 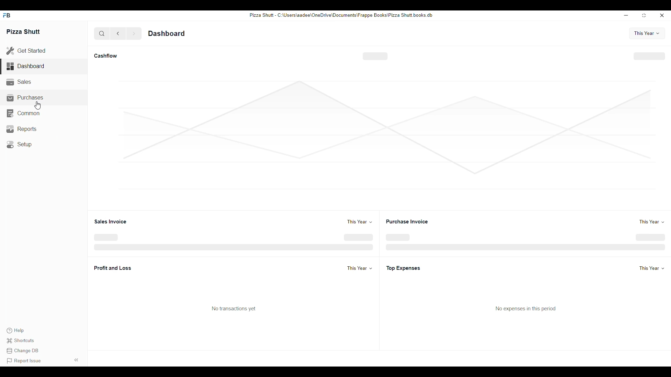 I want to click on Top Expenses, so click(x=404, y=268).